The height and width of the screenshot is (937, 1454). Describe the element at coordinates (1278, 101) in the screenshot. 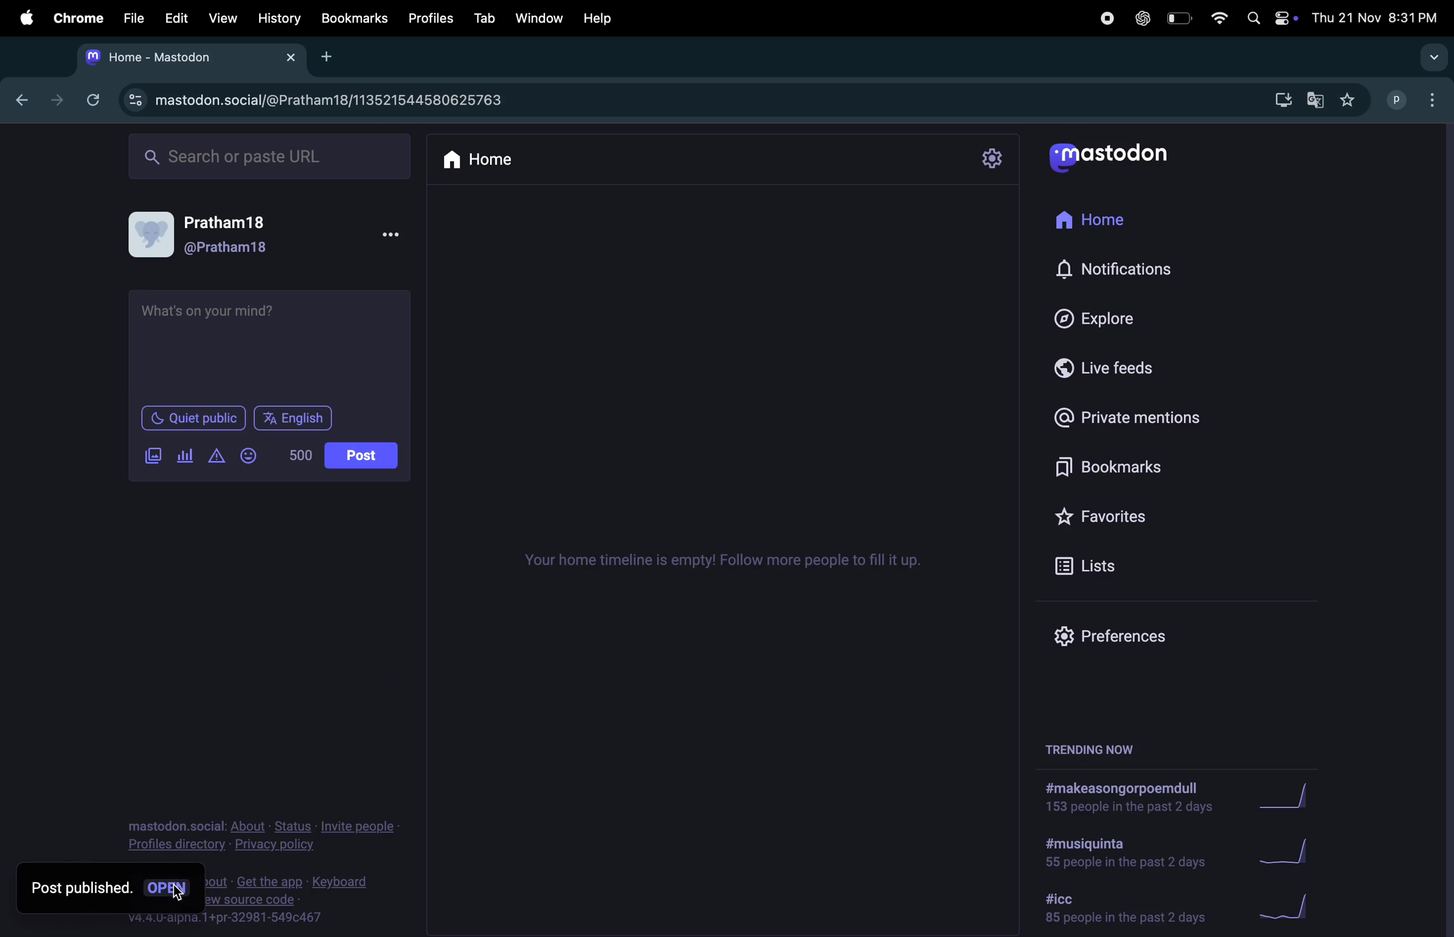

I see `downloads` at that location.